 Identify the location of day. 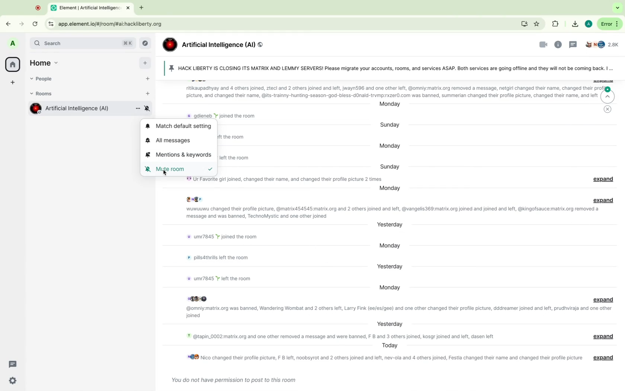
(388, 346).